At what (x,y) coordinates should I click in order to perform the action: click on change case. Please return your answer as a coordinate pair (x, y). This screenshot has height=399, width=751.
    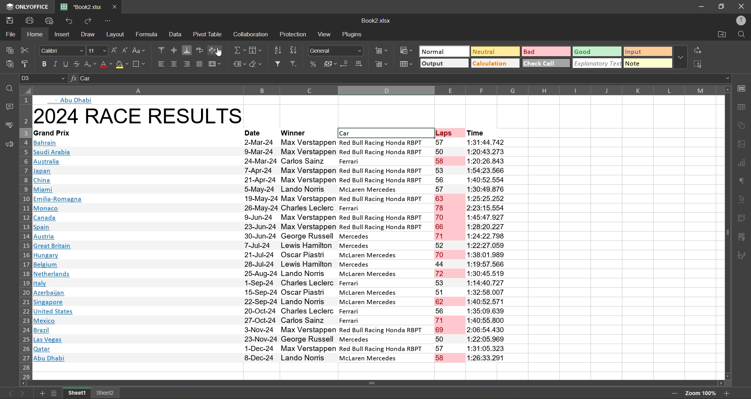
    Looking at the image, I should click on (139, 51).